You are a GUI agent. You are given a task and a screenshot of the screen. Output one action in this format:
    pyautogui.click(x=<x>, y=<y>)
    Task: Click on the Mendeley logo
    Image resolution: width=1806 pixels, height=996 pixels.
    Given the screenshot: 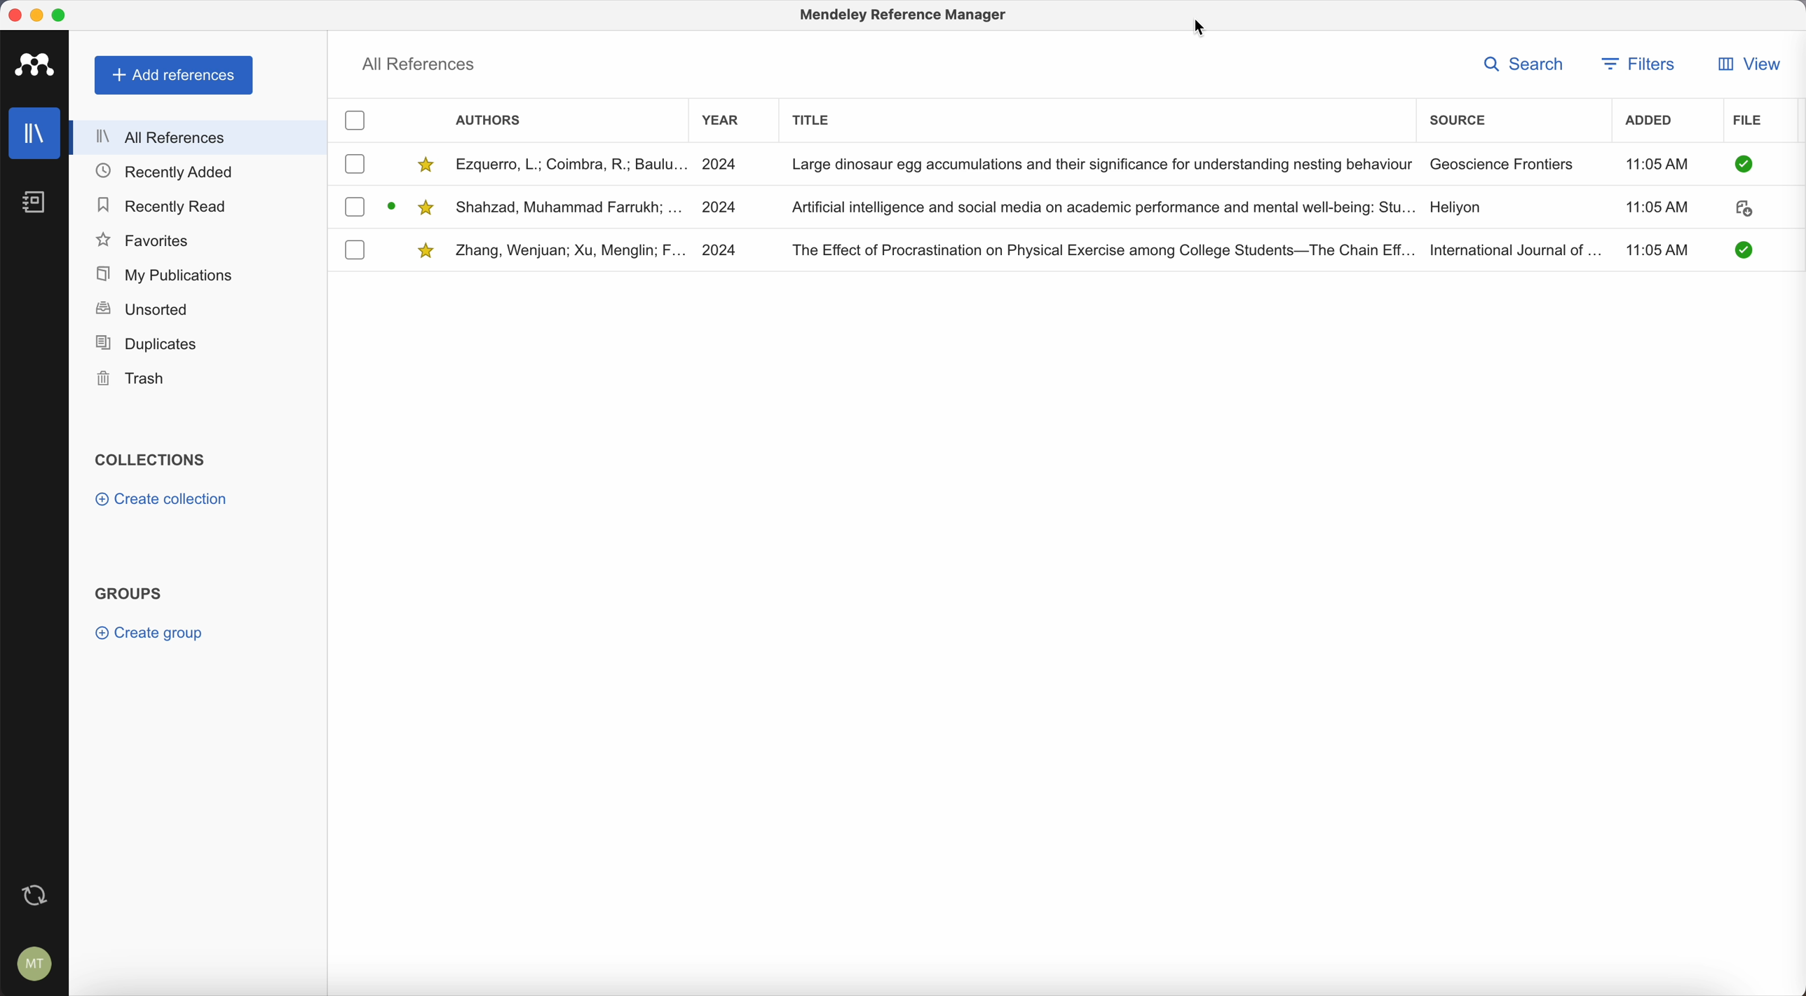 What is the action you would take?
    pyautogui.click(x=39, y=67)
    